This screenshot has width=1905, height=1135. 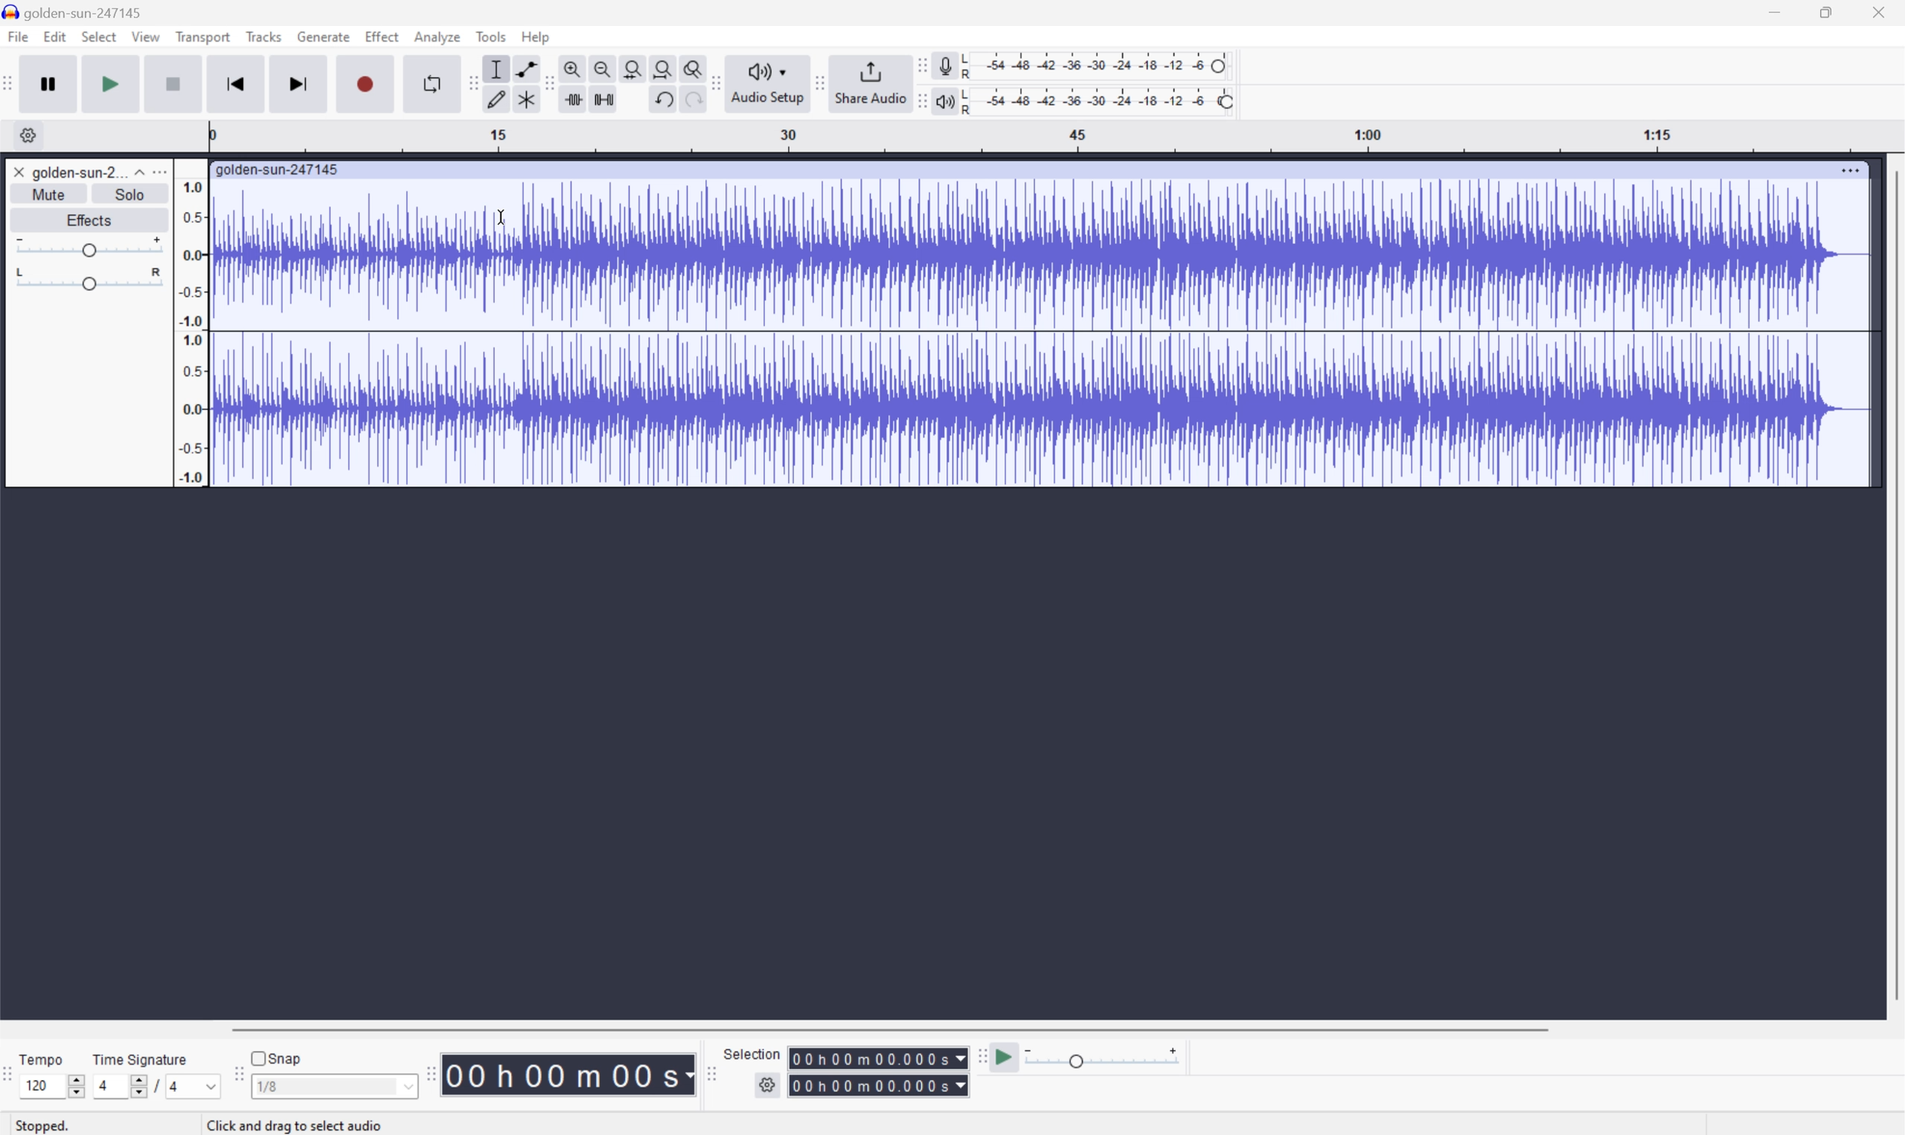 I want to click on Drop Down, so click(x=406, y=1089).